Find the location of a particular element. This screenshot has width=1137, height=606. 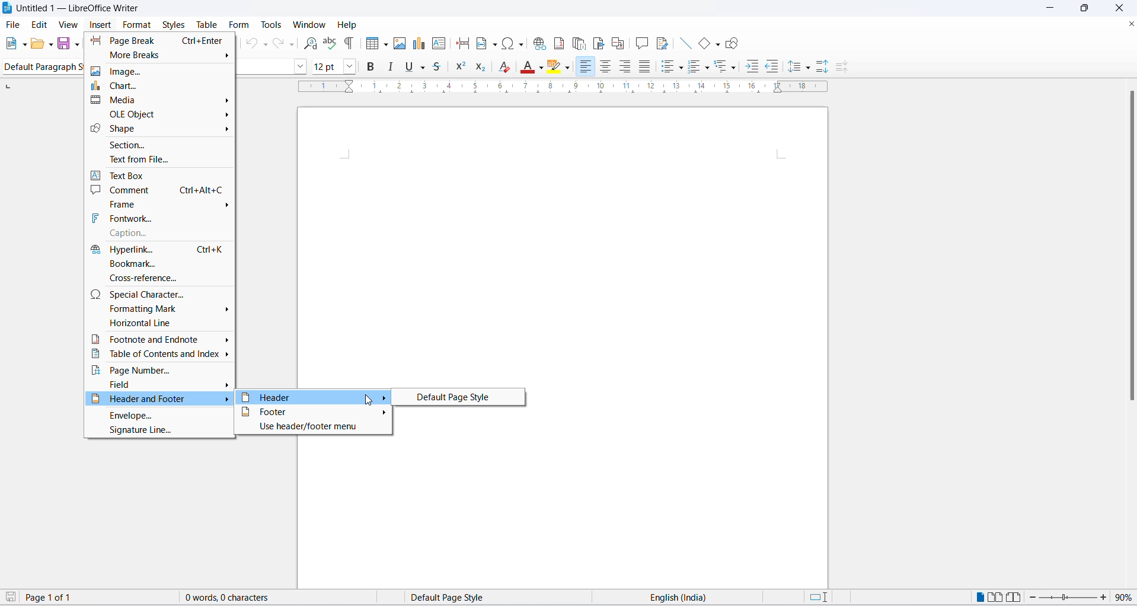

save is located at coordinates (65, 44).